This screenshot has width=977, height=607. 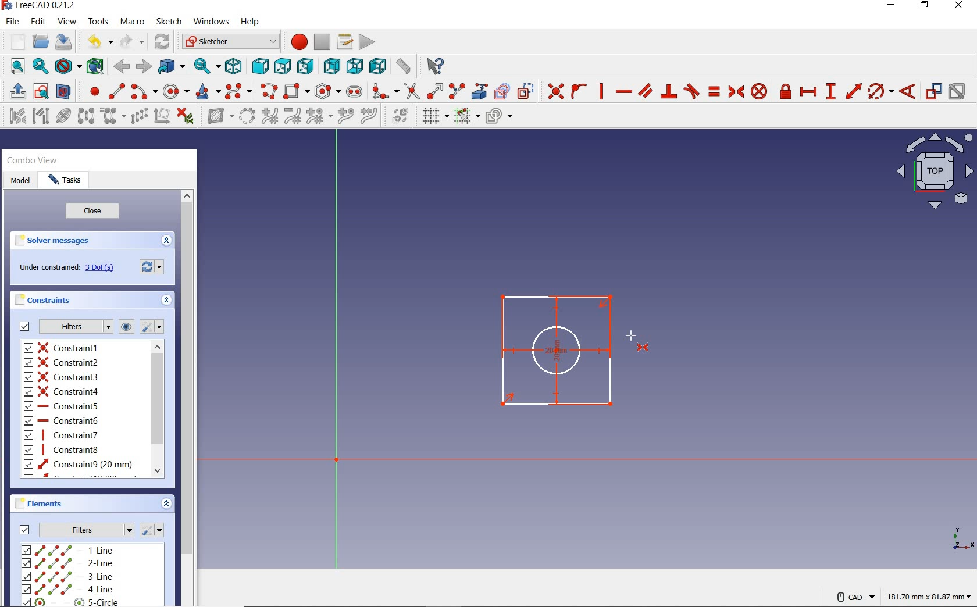 I want to click on right, so click(x=306, y=66).